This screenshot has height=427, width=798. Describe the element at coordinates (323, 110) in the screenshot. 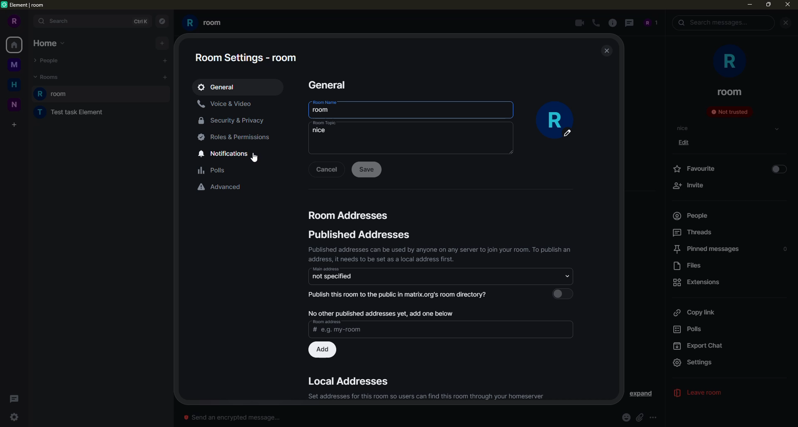

I see `room` at that location.